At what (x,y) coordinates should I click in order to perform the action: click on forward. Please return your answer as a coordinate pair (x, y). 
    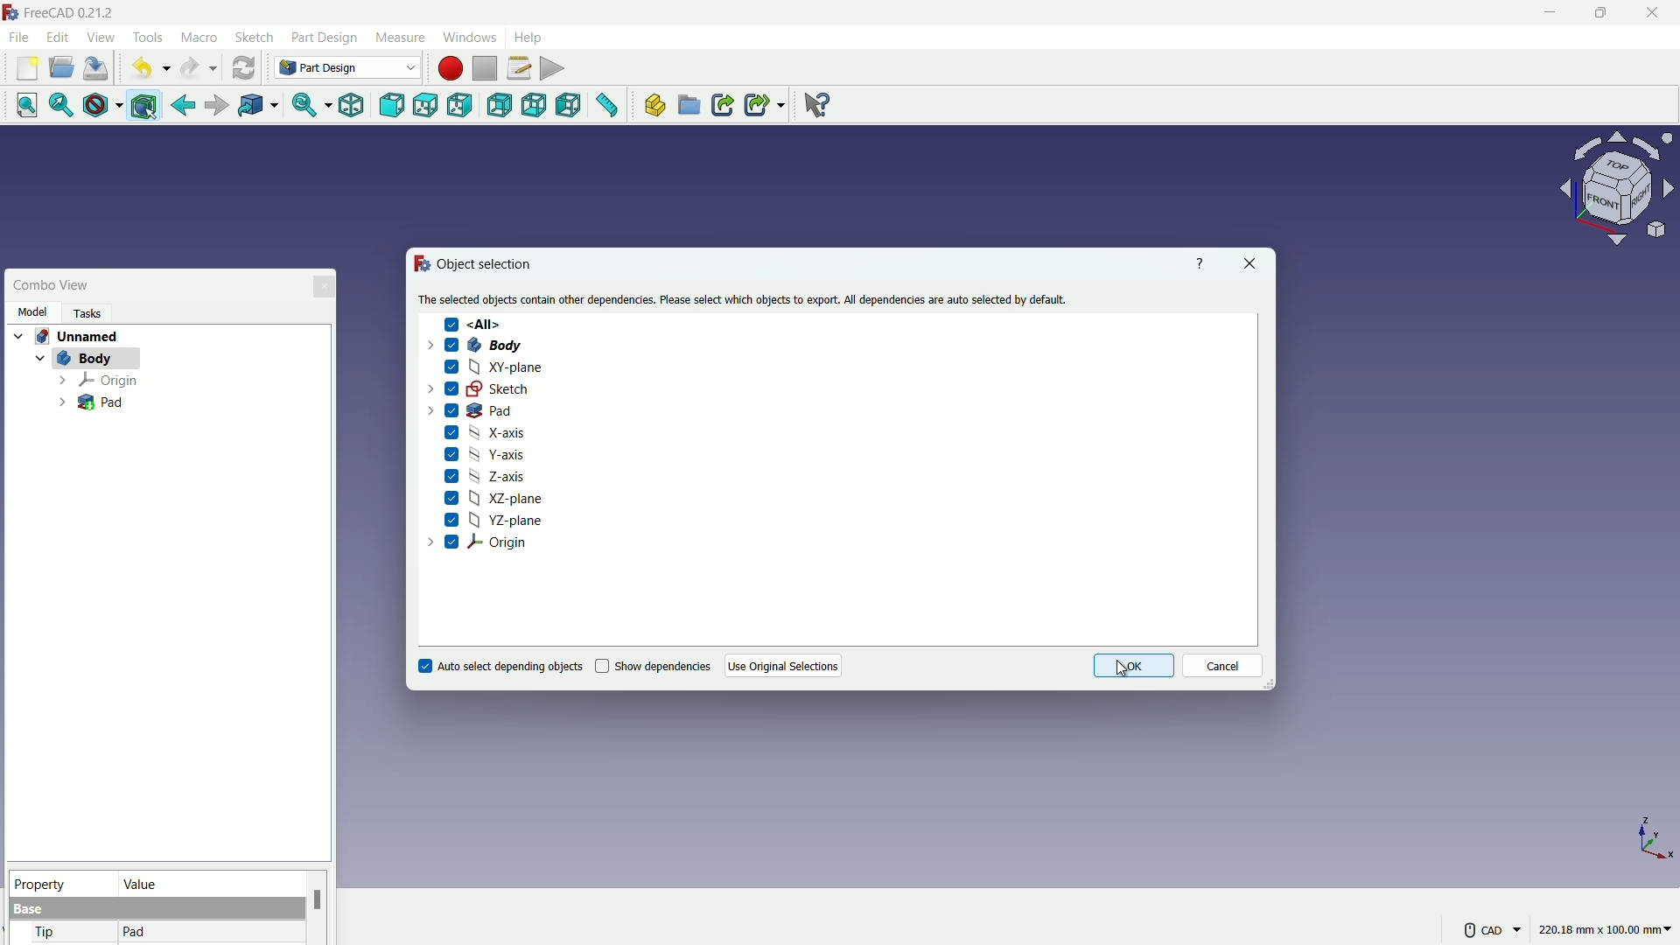
    Looking at the image, I should click on (214, 108).